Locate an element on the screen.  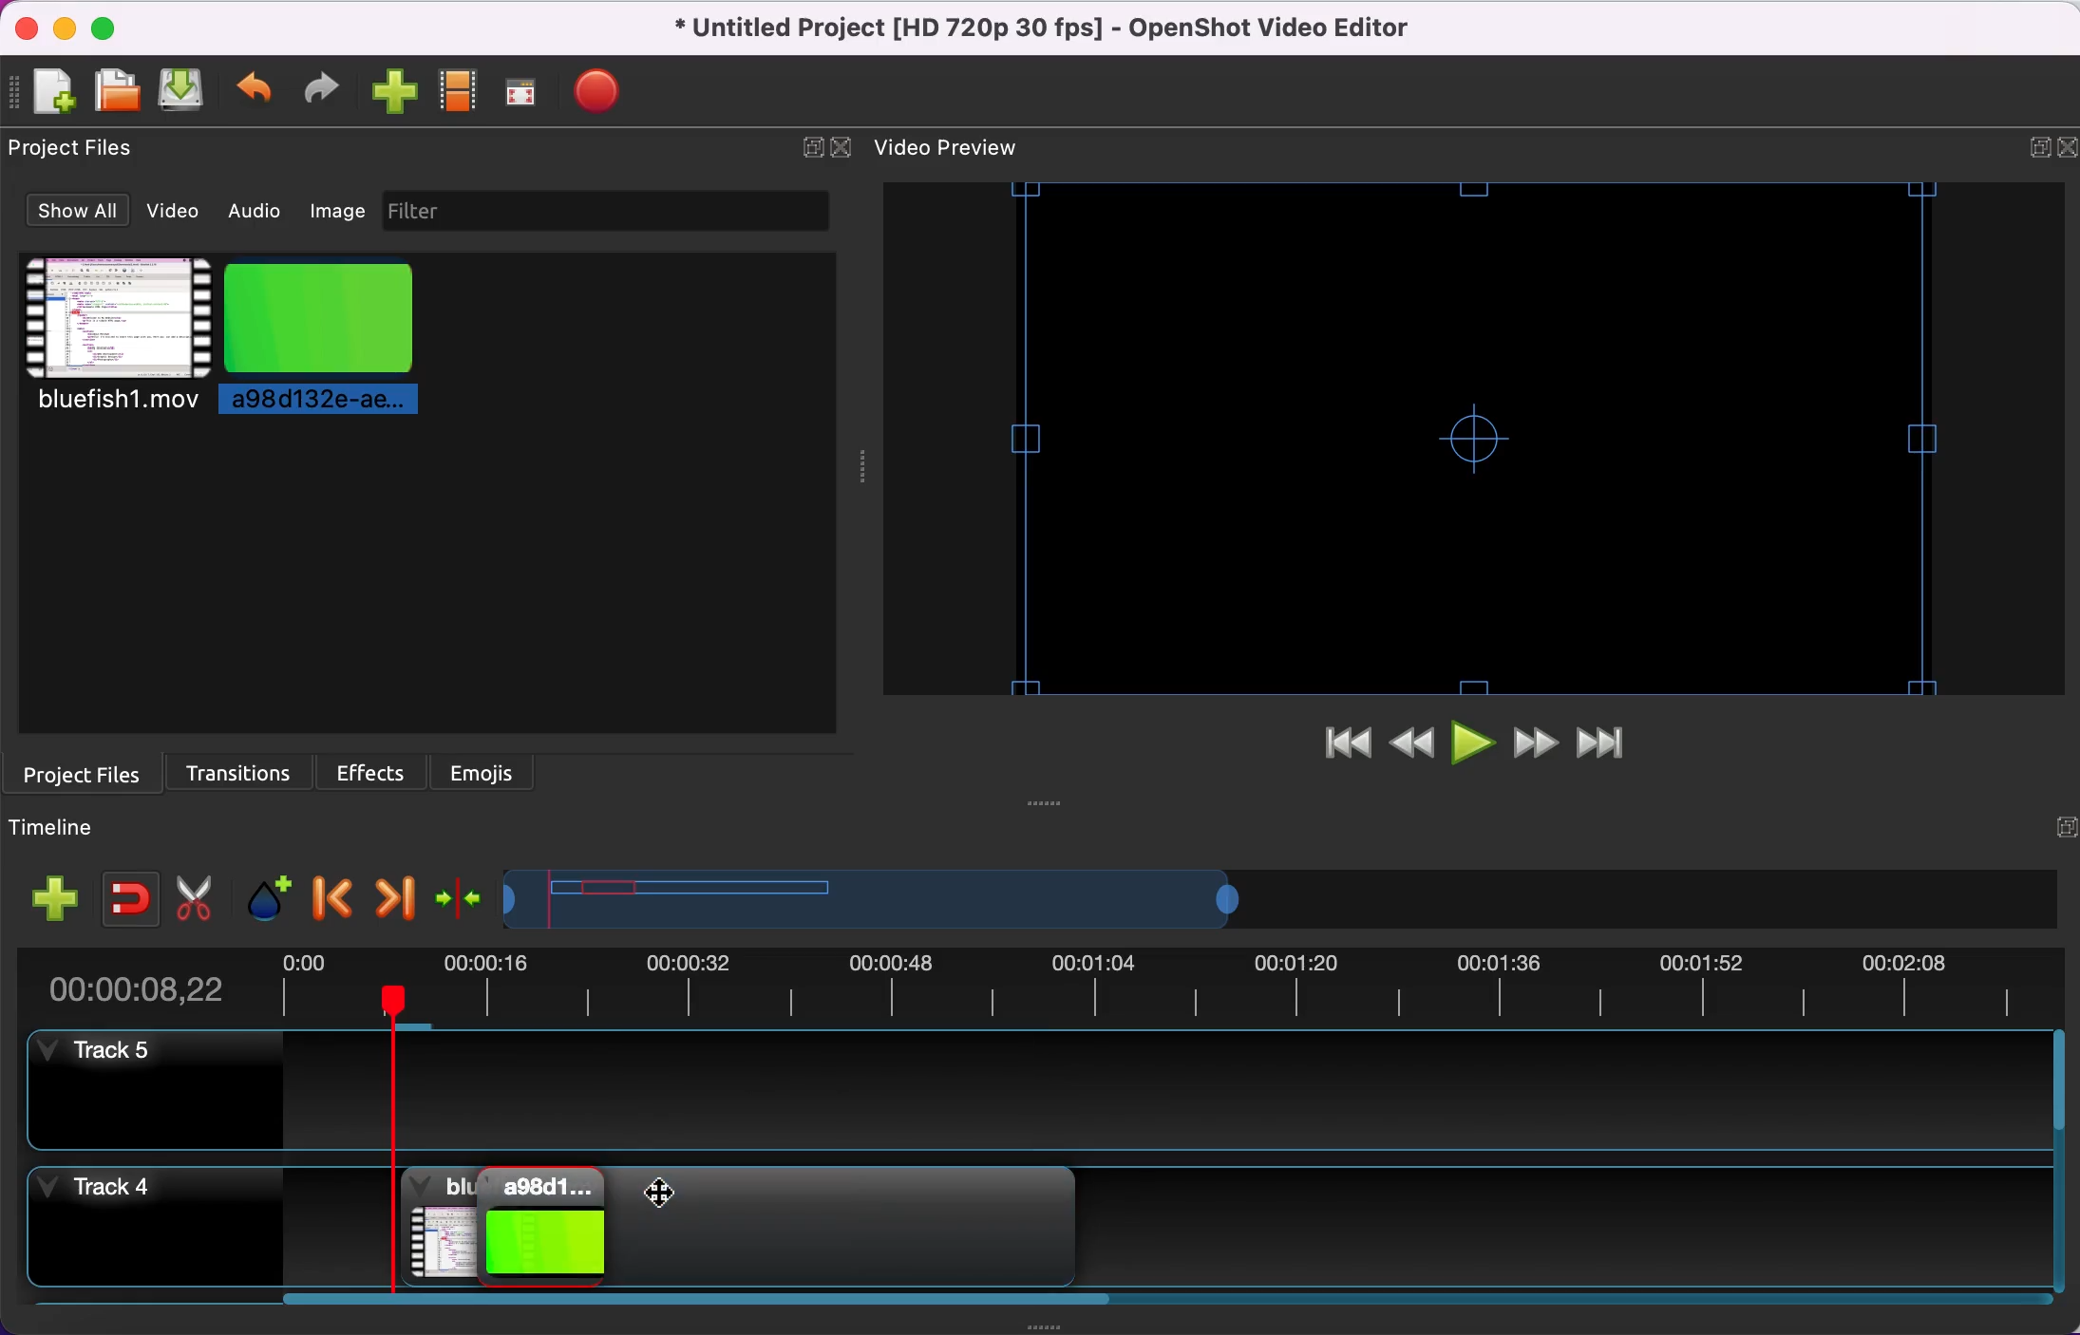
open file is located at coordinates (114, 88).